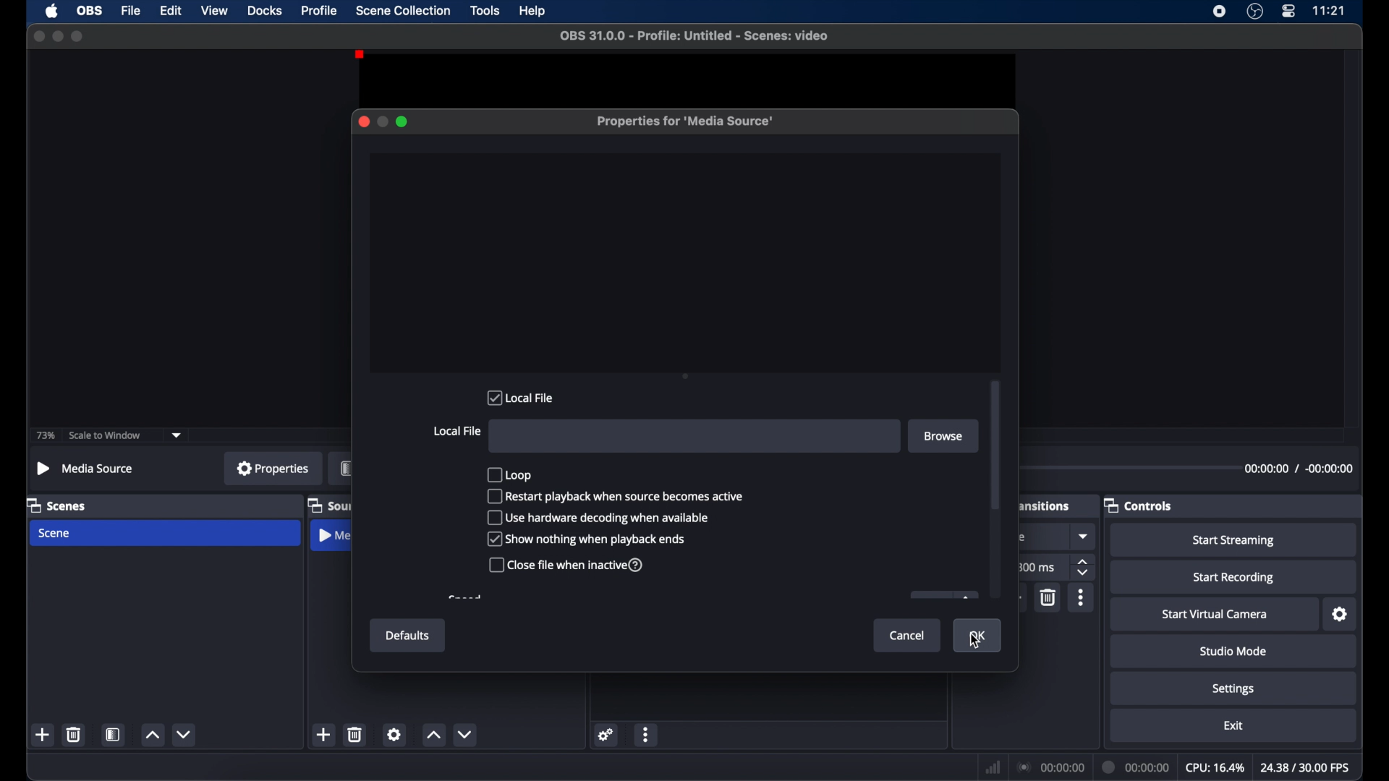  I want to click on more options, so click(1081, 597).